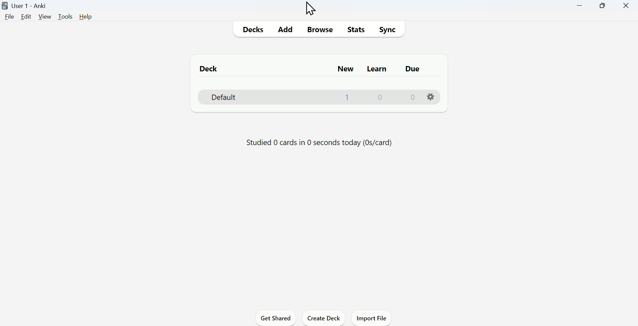 The image size is (638, 326). What do you see at coordinates (31, 6) in the screenshot?
I see `User 1 - Anki` at bounding box center [31, 6].